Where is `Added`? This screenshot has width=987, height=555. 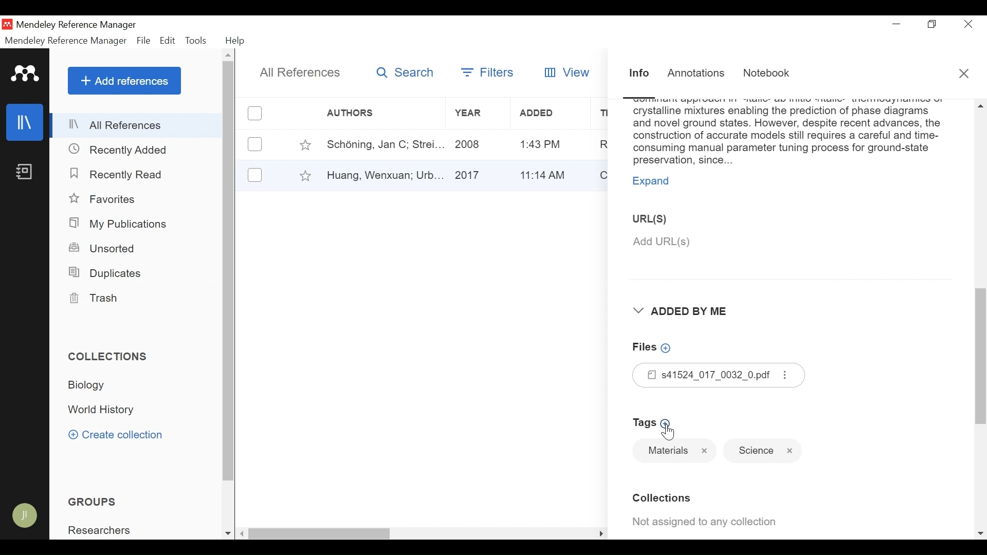
Added is located at coordinates (547, 144).